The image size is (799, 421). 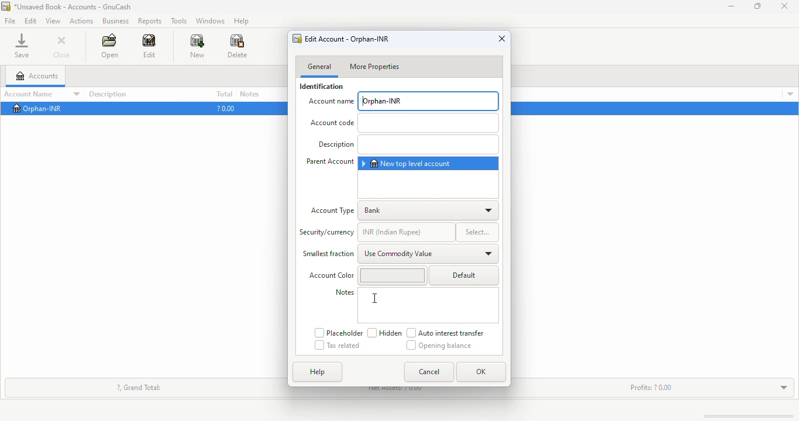 I want to click on notes, so click(x=345, y=292).